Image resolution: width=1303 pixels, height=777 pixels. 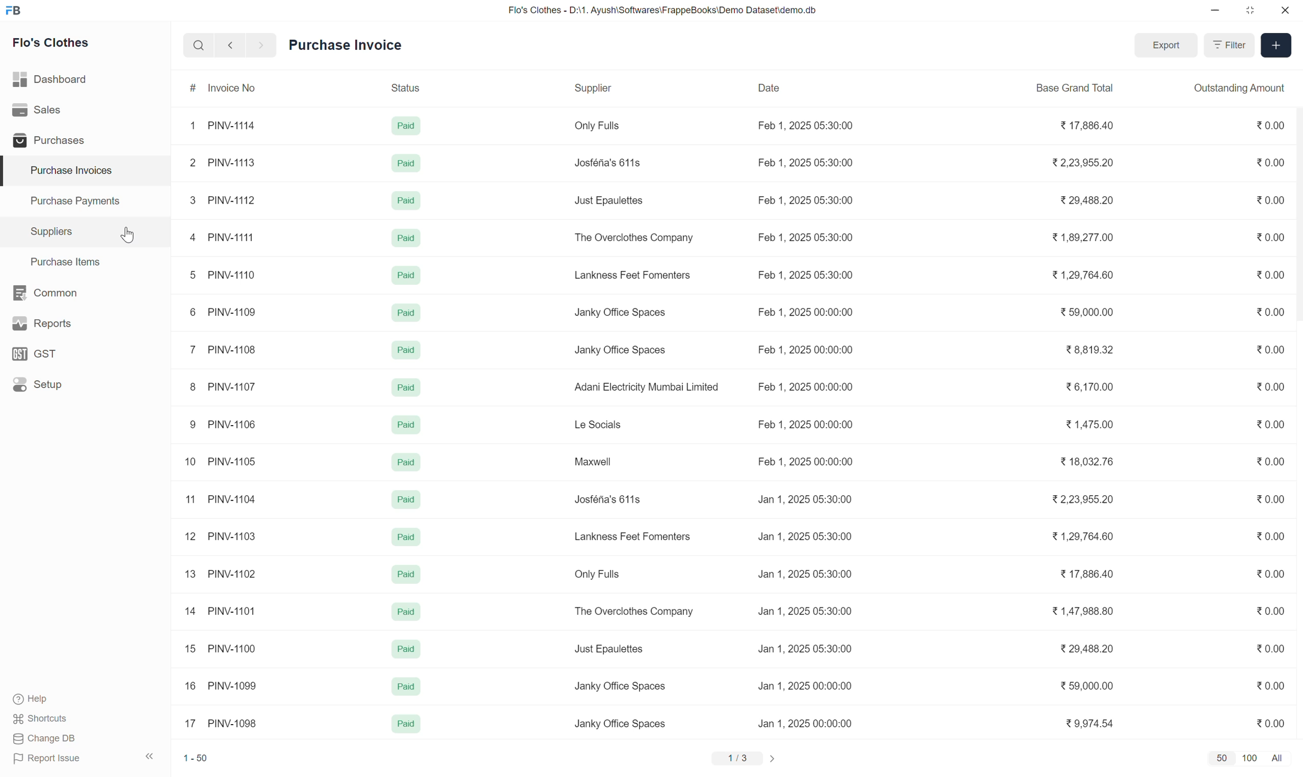 I want to click on cursor, so click(x=126, y=234).